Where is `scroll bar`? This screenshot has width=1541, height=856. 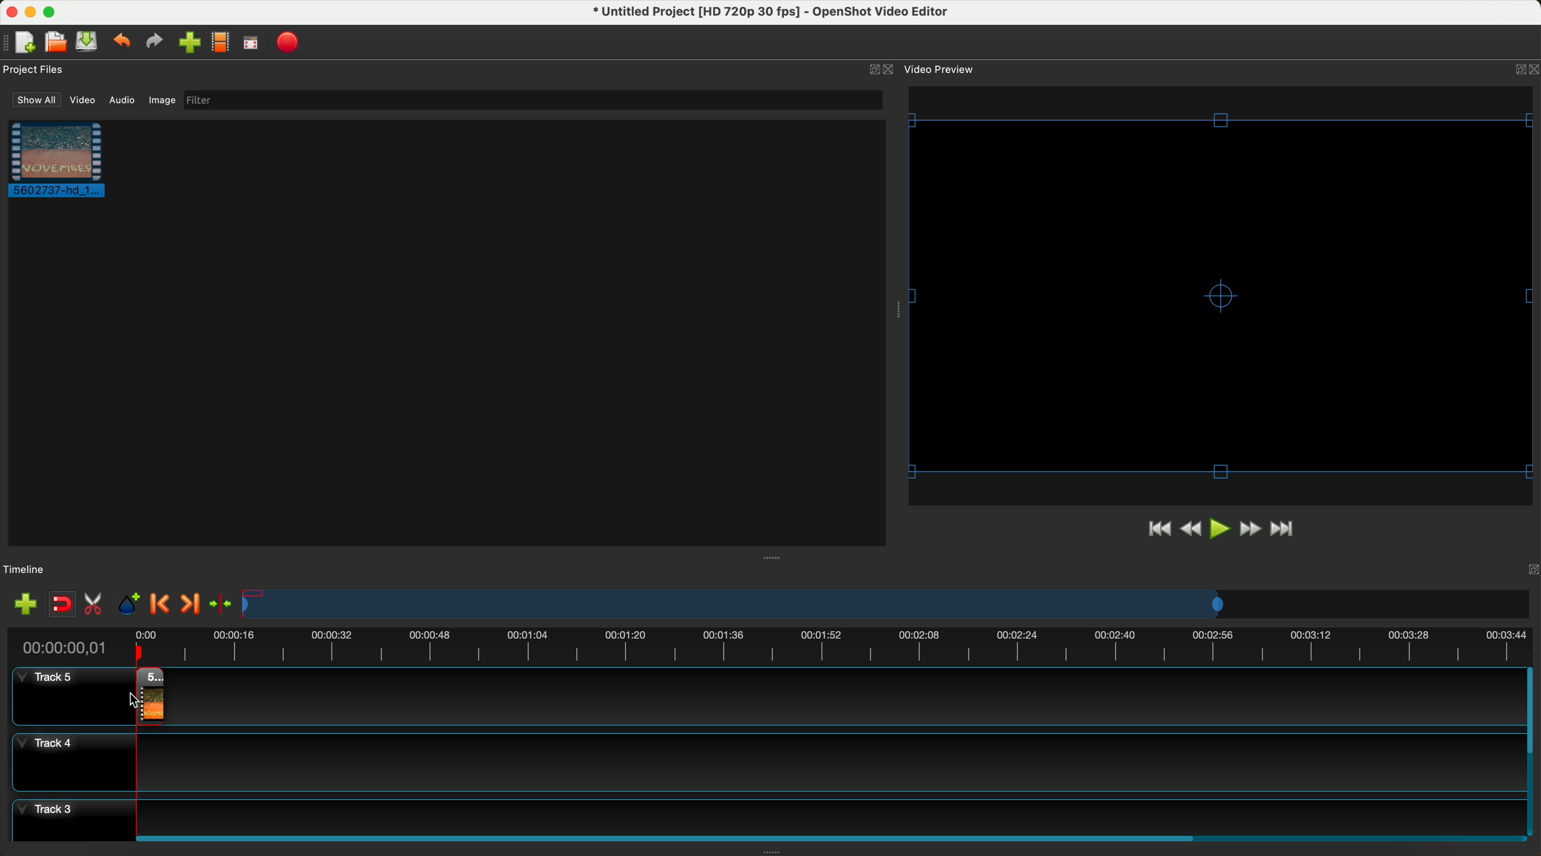
scroll bar is located at coordinates (828, 836).